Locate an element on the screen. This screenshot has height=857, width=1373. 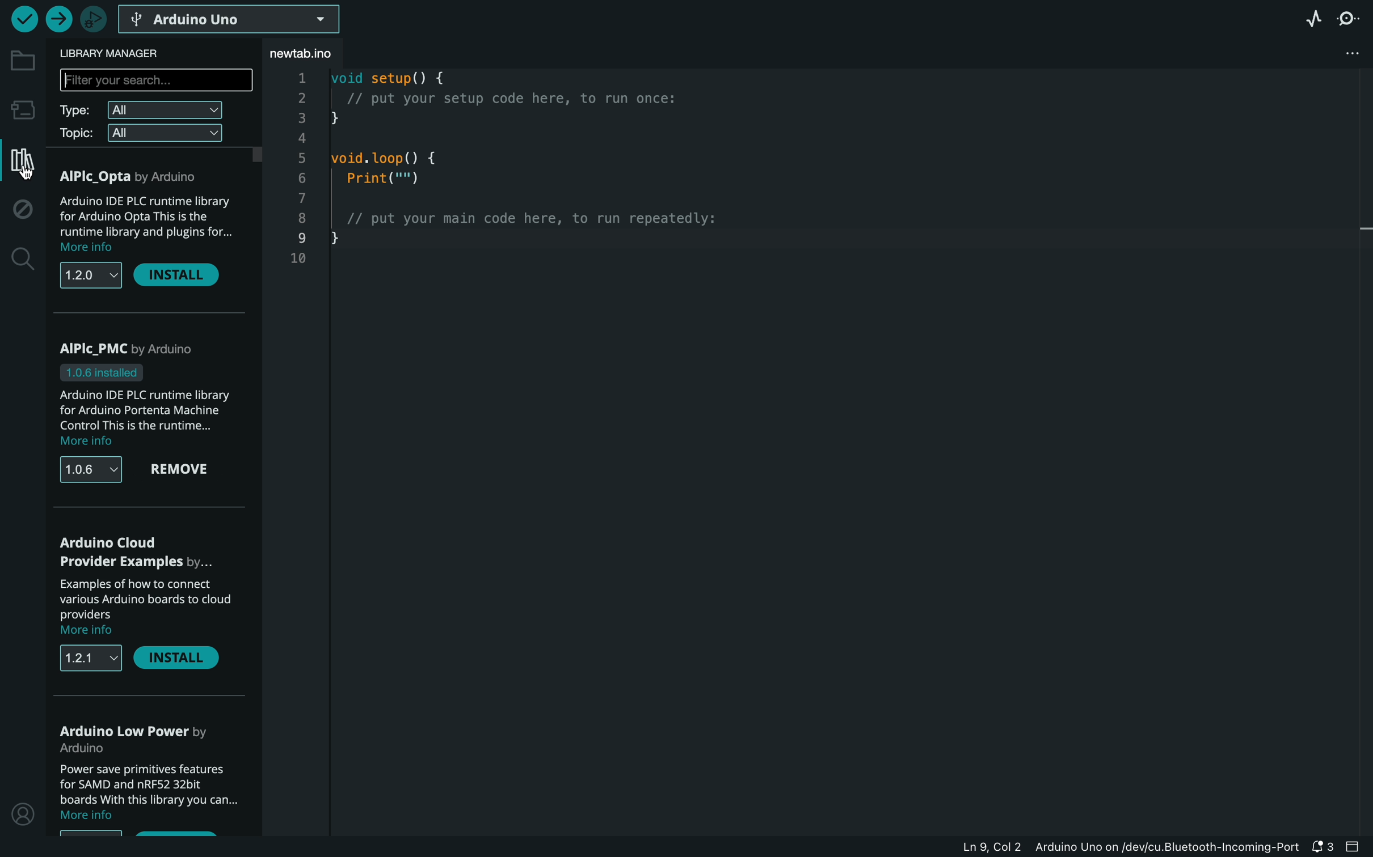
description is located at coordinates (149, 224).